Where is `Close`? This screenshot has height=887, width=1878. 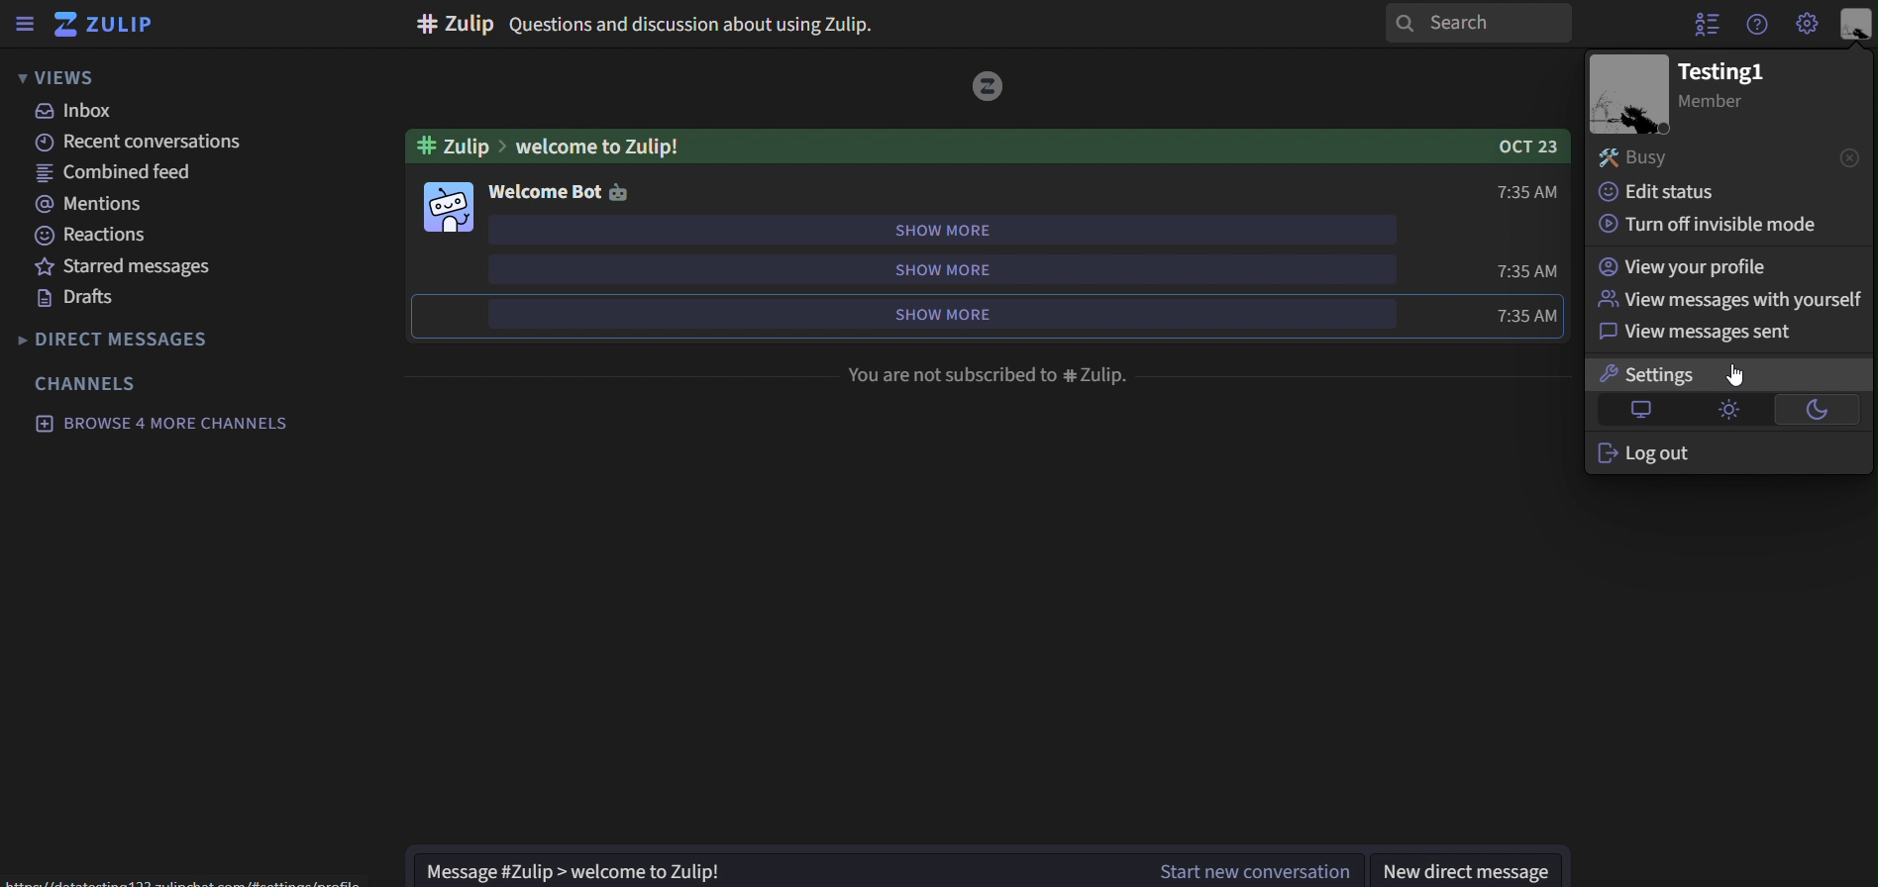
Close is located at coordinates (1833, 159).